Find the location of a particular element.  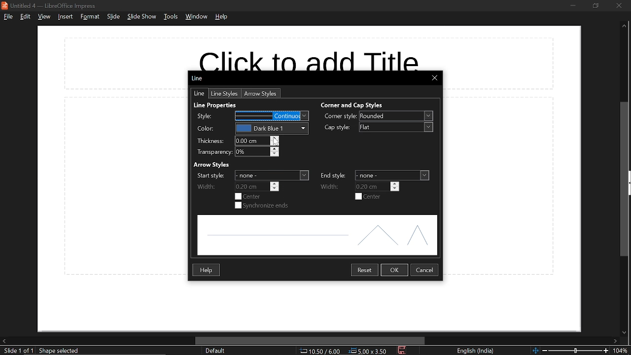

end width is located at coordinates (378, 187).